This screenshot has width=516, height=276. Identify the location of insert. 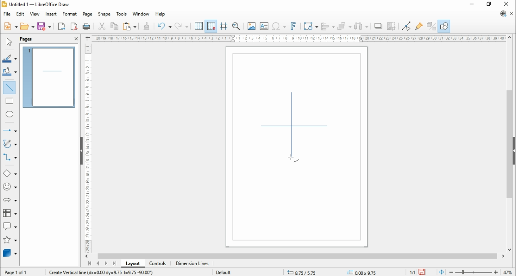
(51, 14).